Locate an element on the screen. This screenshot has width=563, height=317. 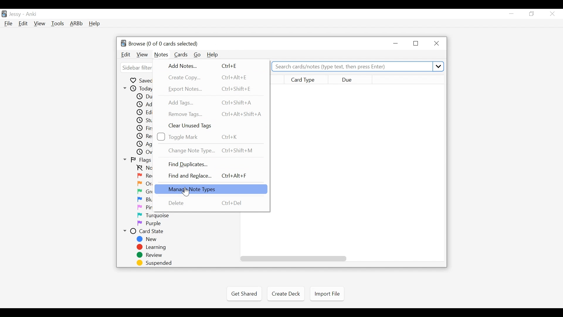
Search Results is located at coordinates (358, 171).